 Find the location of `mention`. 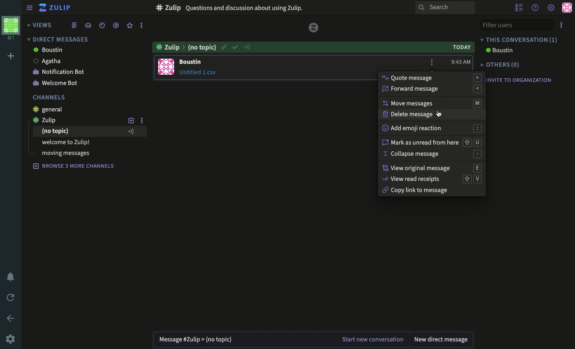

mention is located at coordinates (116, 26).